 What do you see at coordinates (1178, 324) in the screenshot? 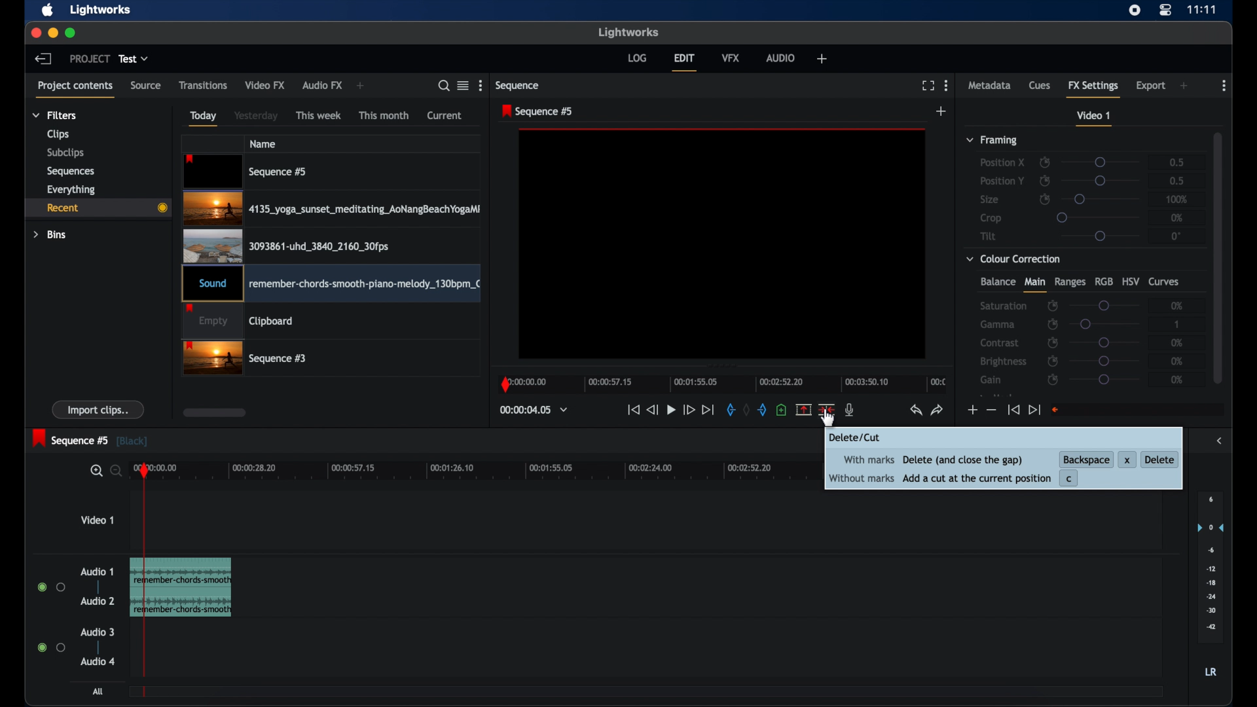
I see `1` at bounding box center [1178, 324].